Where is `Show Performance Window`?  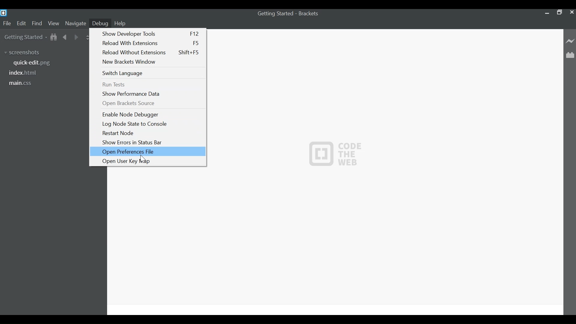 Show Performance Window is located at coordinates (130, 94).